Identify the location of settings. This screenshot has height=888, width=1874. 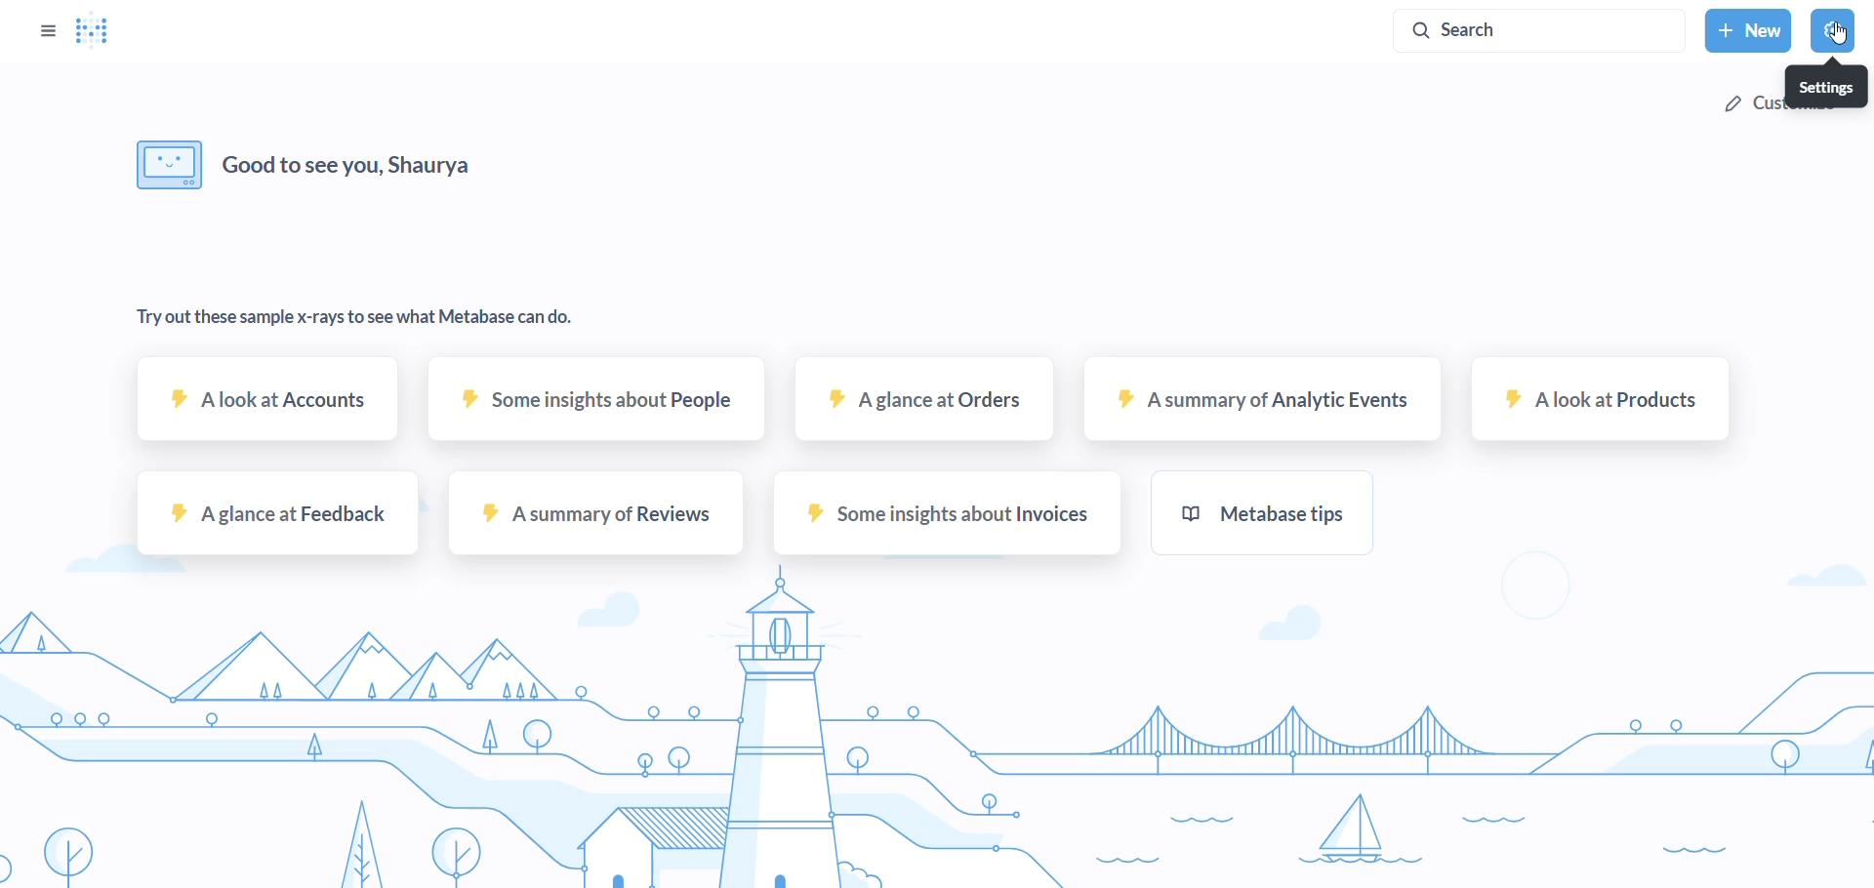
(1834, 31).